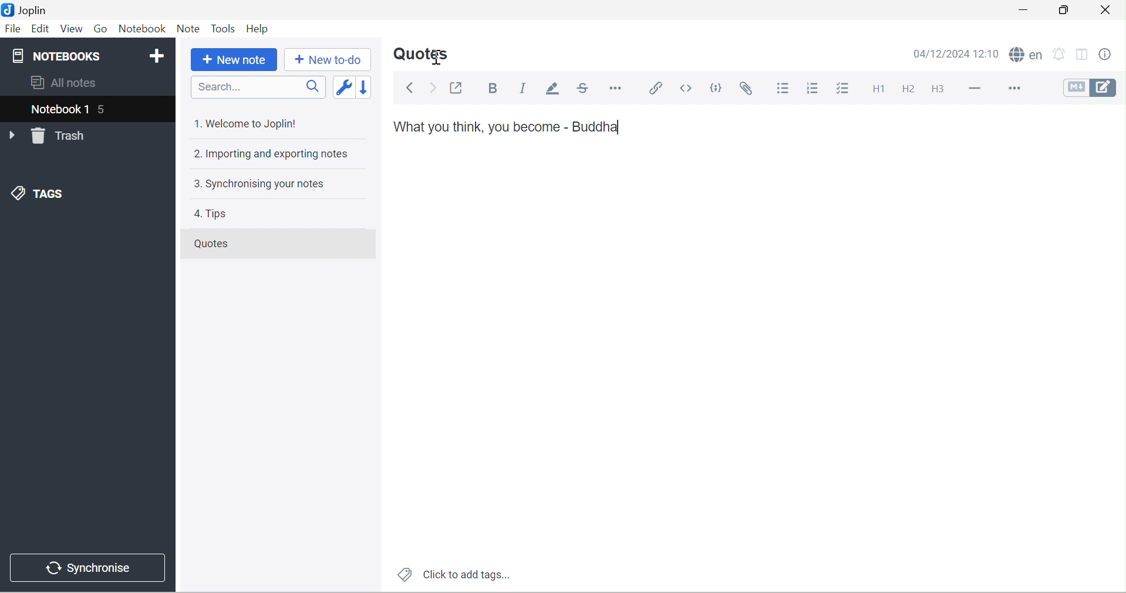 The height and width of the screenshot is (593, 1126). Describe the element at coordinates (72, 29) in the screenshot. I see `View` at that location.